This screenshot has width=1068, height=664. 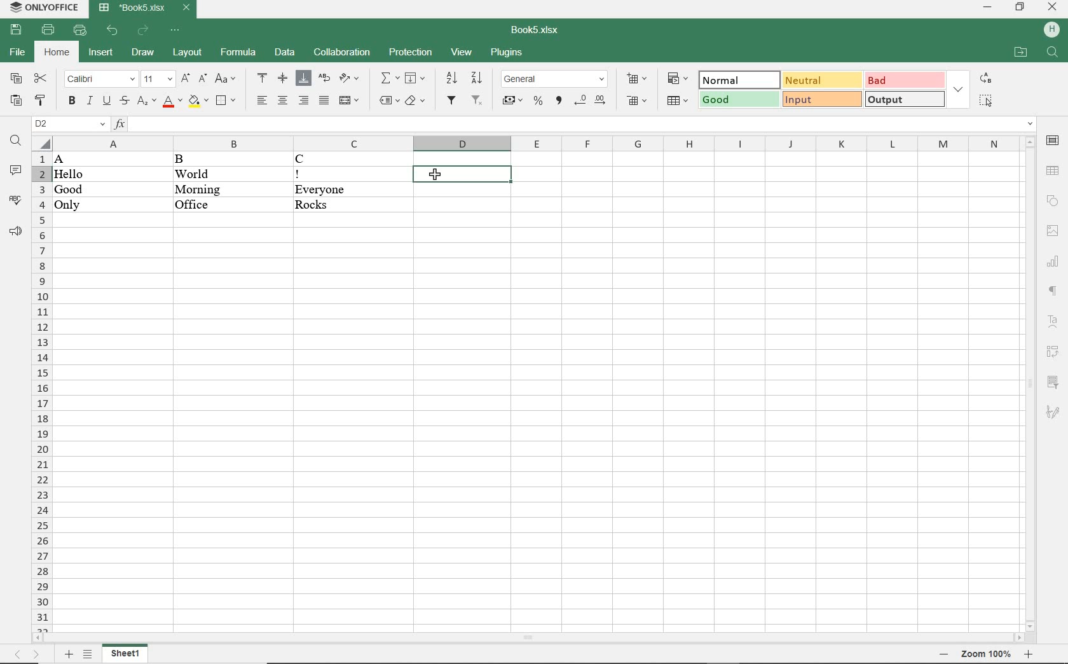 I want to click on FIND, so click(x=17, y=141).